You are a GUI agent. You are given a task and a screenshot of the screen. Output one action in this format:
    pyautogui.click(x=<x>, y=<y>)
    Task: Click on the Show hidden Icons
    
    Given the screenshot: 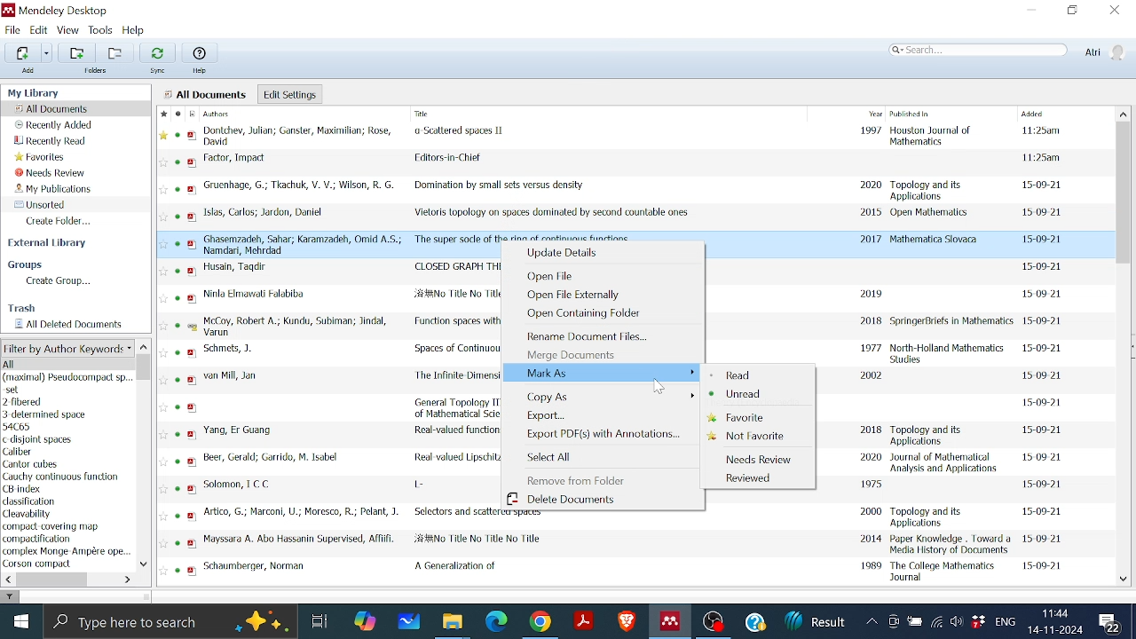 What is the action you would take?
    pyautogui.click(x=873, y=624)
    